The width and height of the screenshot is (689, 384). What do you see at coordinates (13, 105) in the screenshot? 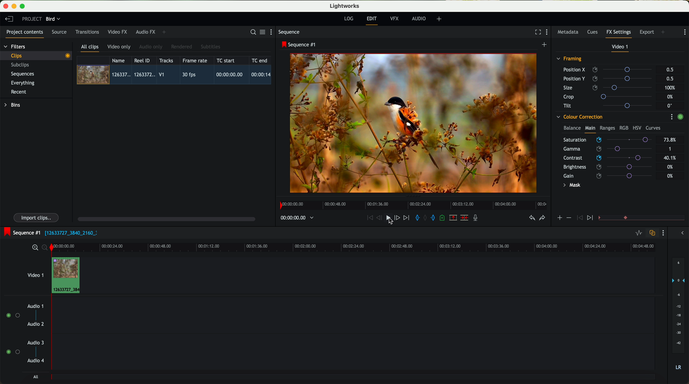
I see `bins` at bounding box center [13, 105].